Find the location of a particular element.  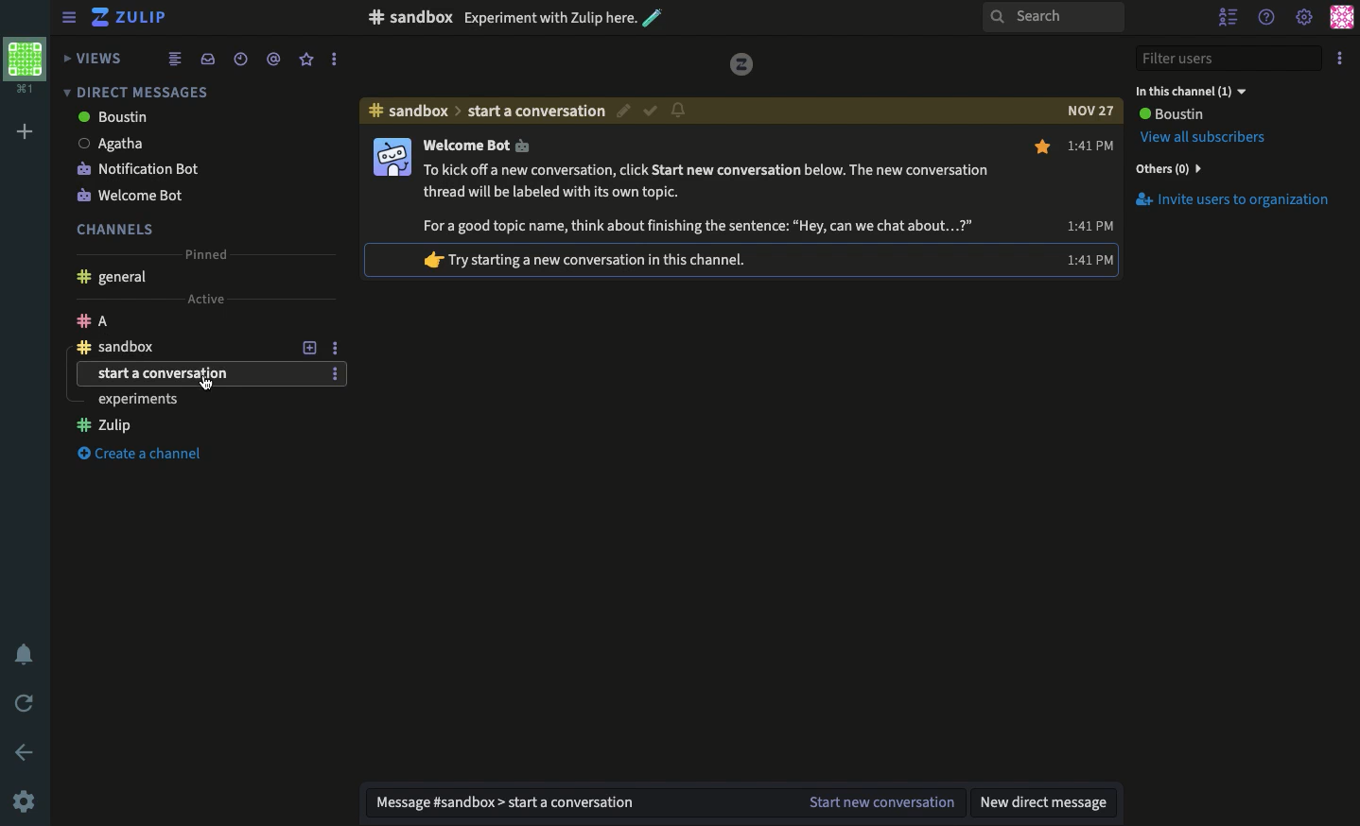

Agatha is located at coordinates (180, 143).